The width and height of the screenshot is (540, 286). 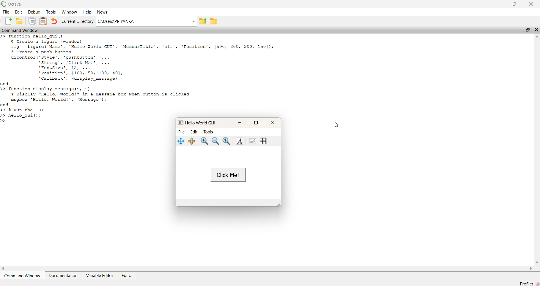 What do you see at coordinates (526, 283) in the screenshot?
I see `Profiler]` at bounding box center [526, 283].